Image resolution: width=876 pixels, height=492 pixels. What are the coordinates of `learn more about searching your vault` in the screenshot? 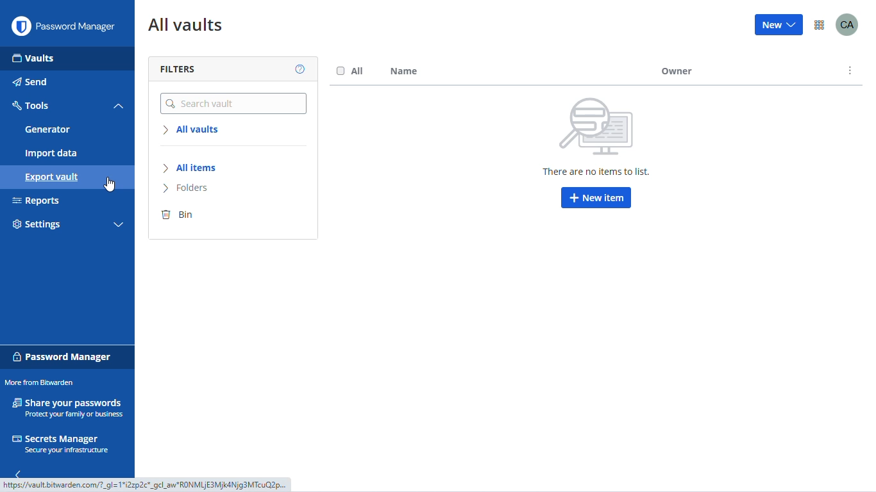 It's located at (301, 69).